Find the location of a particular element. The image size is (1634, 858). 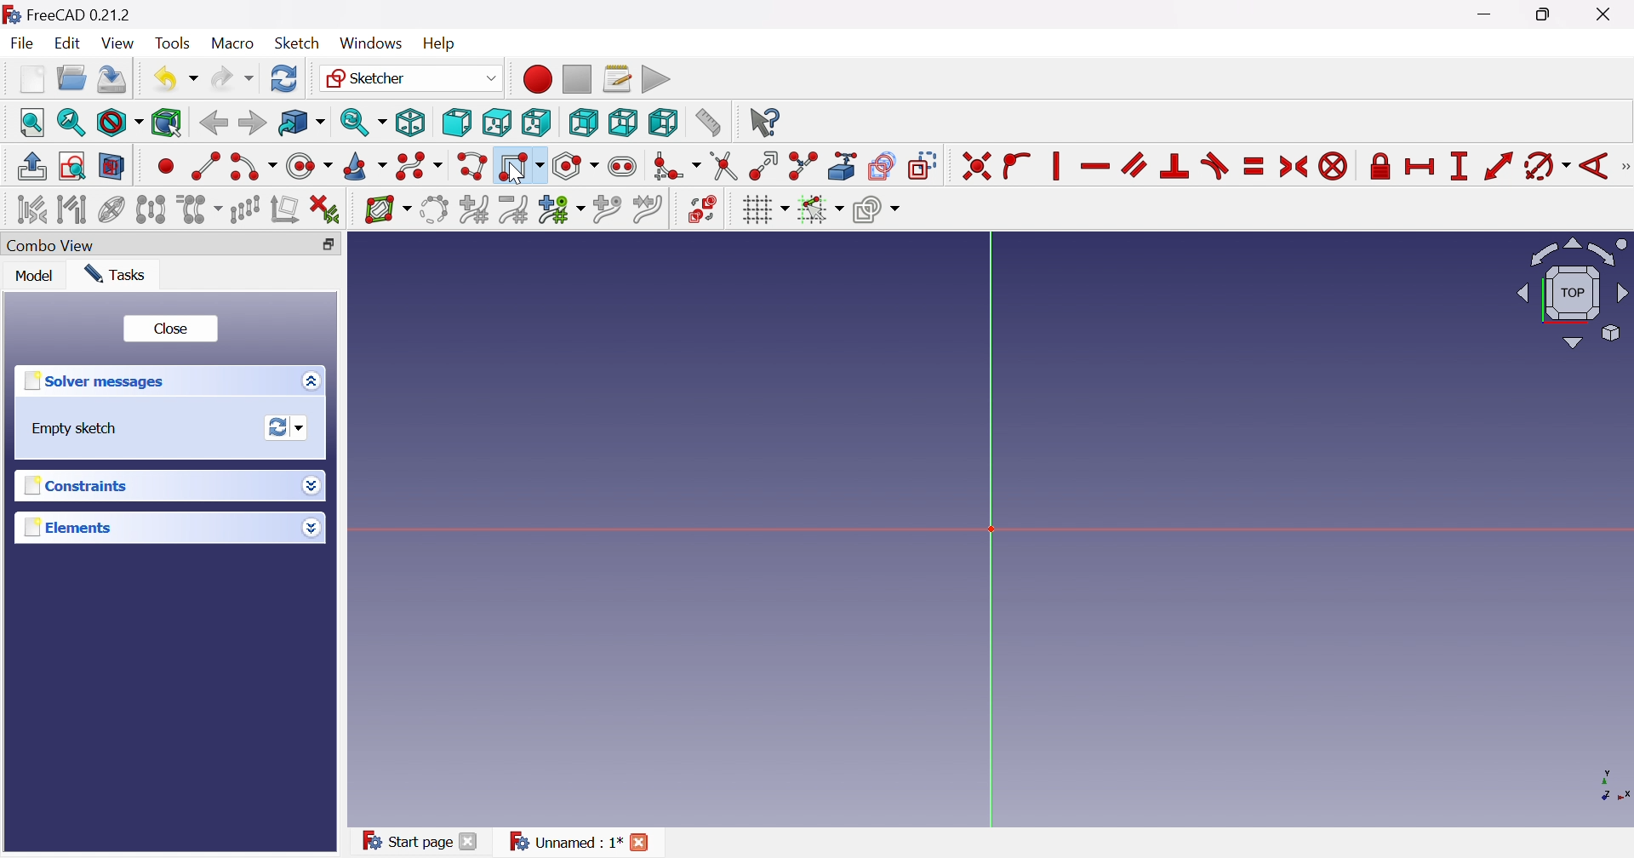

Remove axis alignment is located at coordinates (283, 209).